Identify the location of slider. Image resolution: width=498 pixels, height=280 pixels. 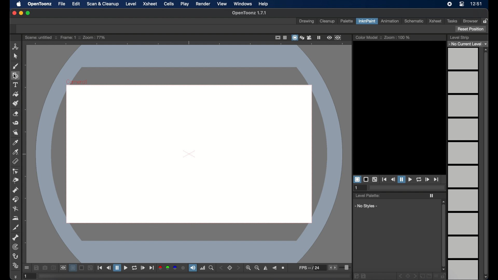
(346, 268).